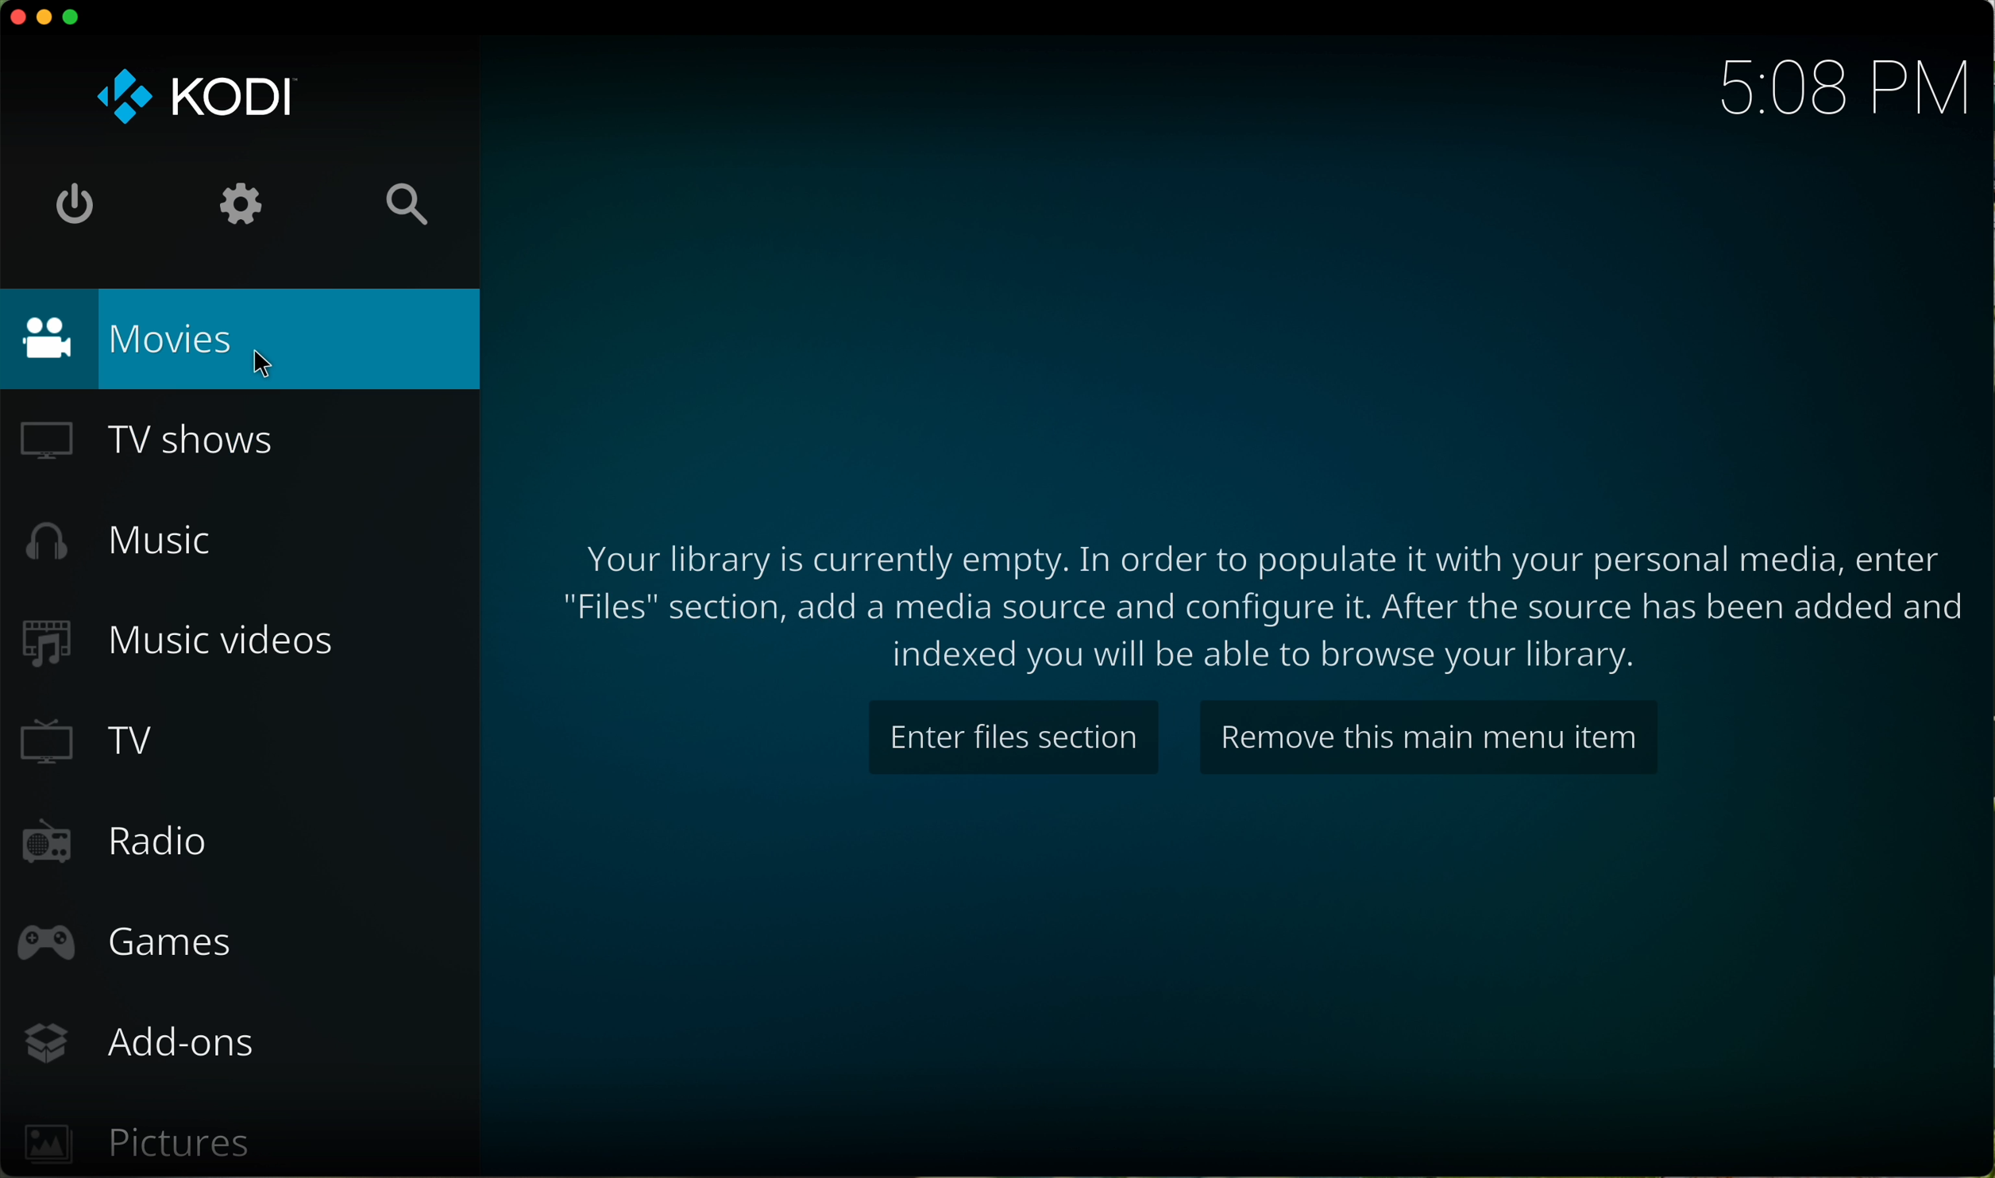 This screenshot has height=1178, width=1995. What do you see at coordinates (48, 20) in the screenshot?
I see `minimize` at bounding box center [48, 20].